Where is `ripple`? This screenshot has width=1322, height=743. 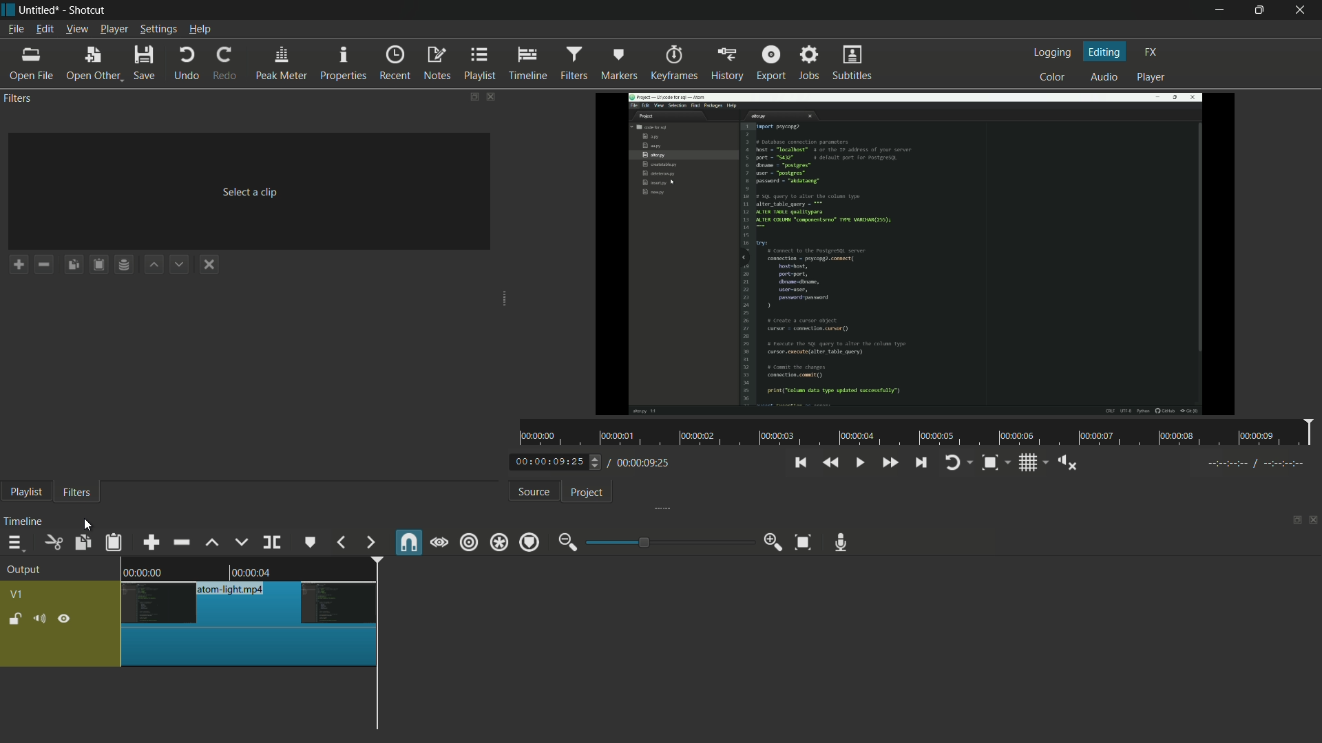
ripple is located at coordinates (470, 543).